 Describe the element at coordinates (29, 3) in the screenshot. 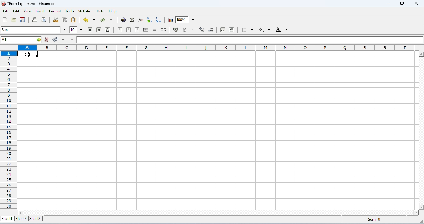

I see `title` at that location.